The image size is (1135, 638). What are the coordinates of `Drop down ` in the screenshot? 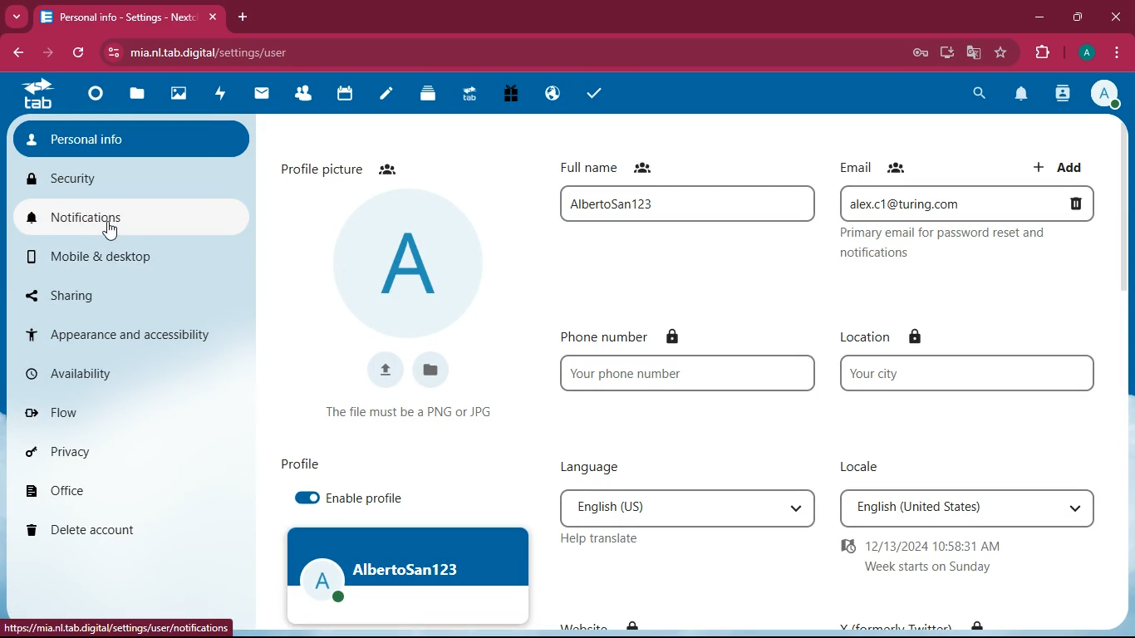 It's located at (1071, 508).